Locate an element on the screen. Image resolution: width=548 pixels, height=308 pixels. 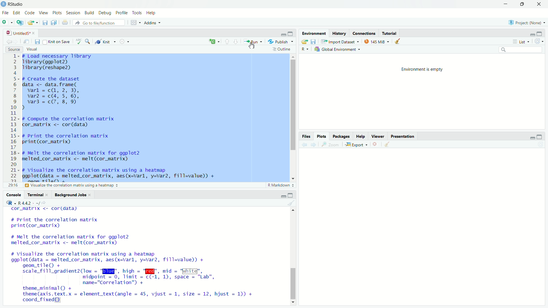
file name: untitled5 is located at coordinates (19, 33).